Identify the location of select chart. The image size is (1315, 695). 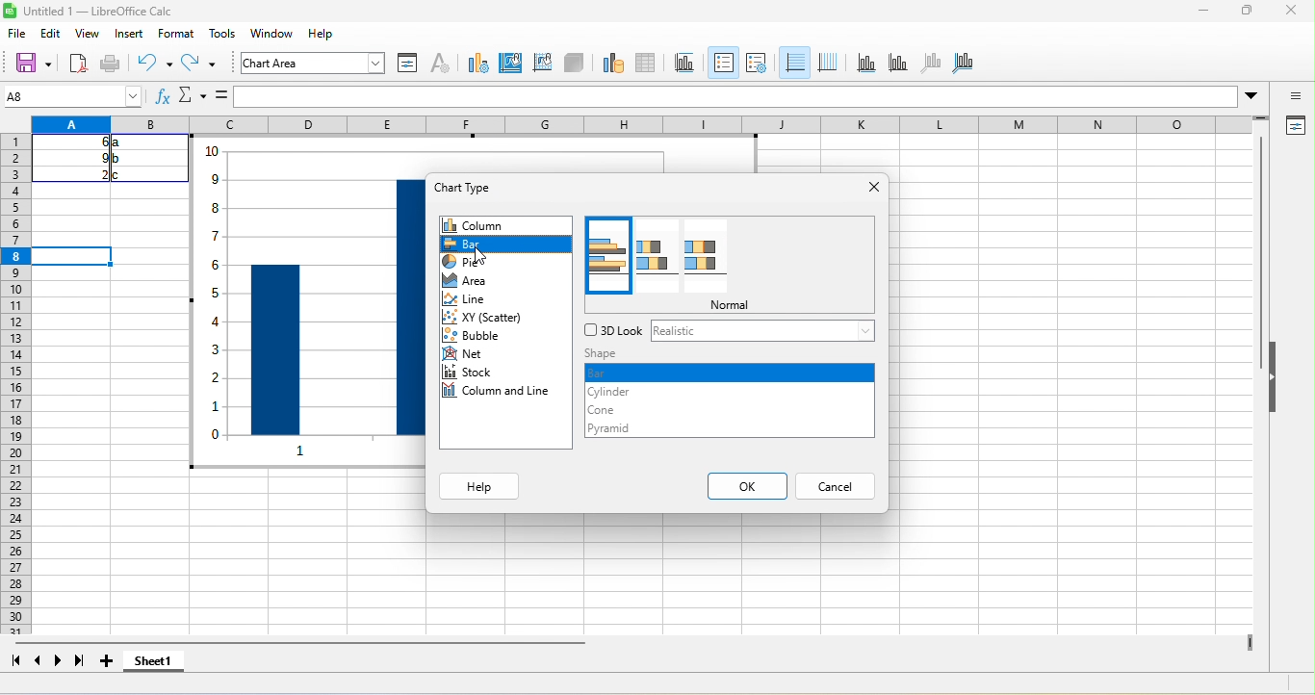
(477, 64).